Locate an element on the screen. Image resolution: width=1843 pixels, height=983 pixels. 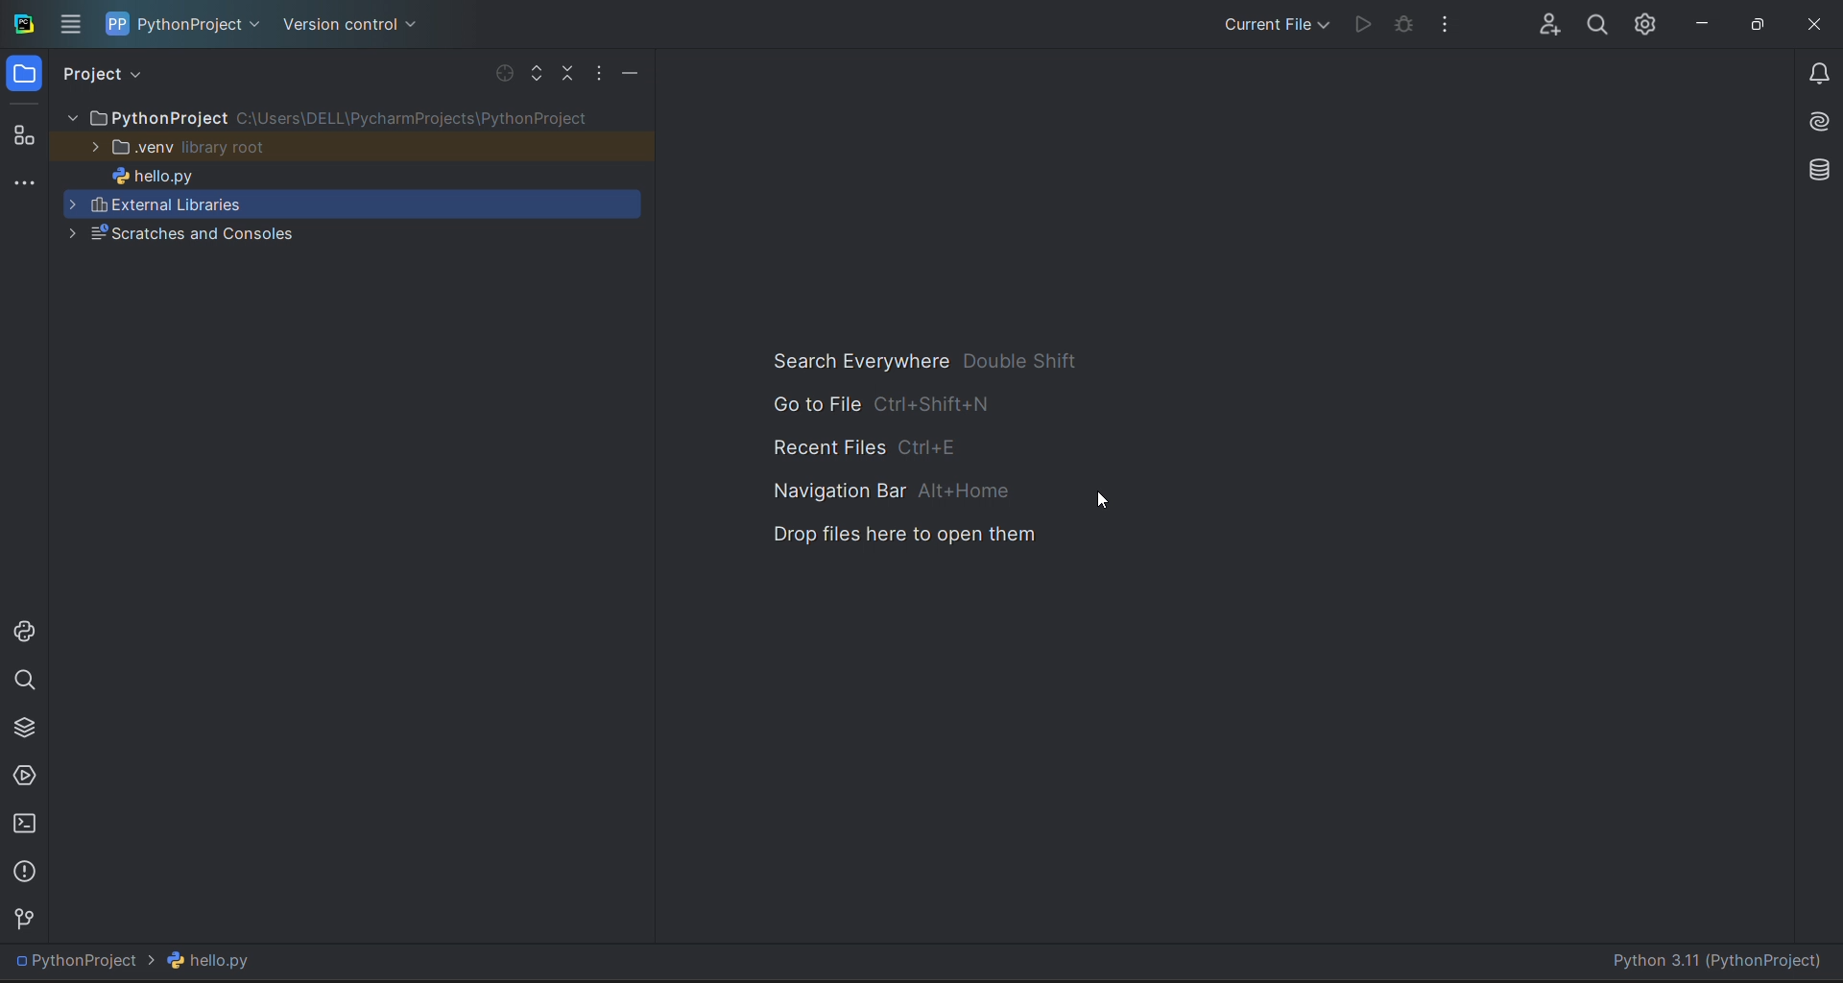
notifications is located at coordinates (1820, 73).